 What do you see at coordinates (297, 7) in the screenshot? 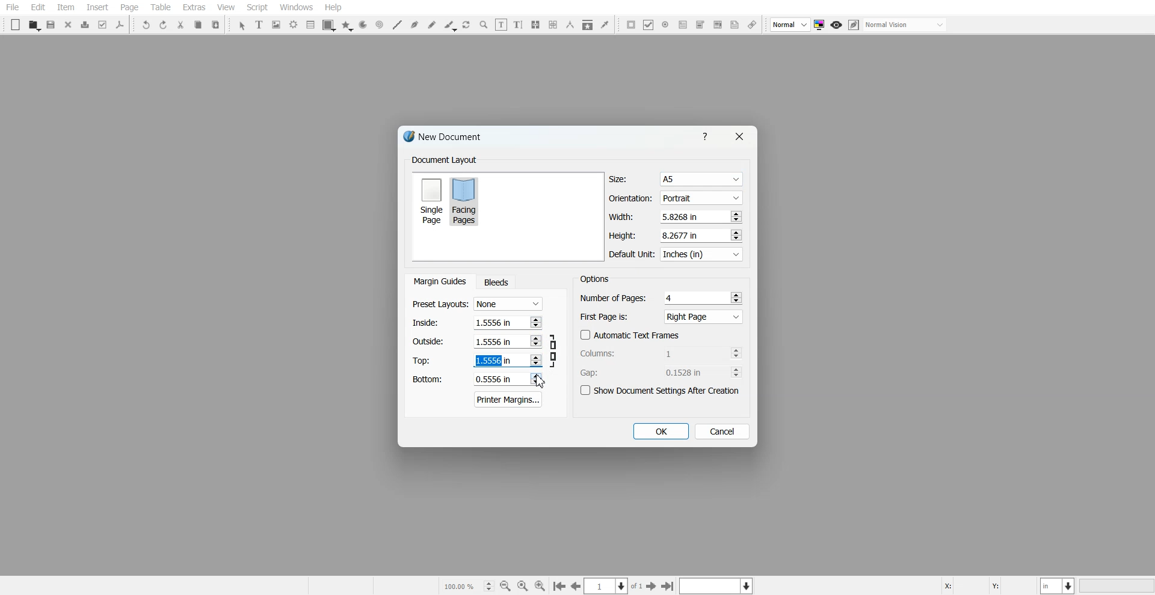
I see `Windows` at bounding box center [297, 7].